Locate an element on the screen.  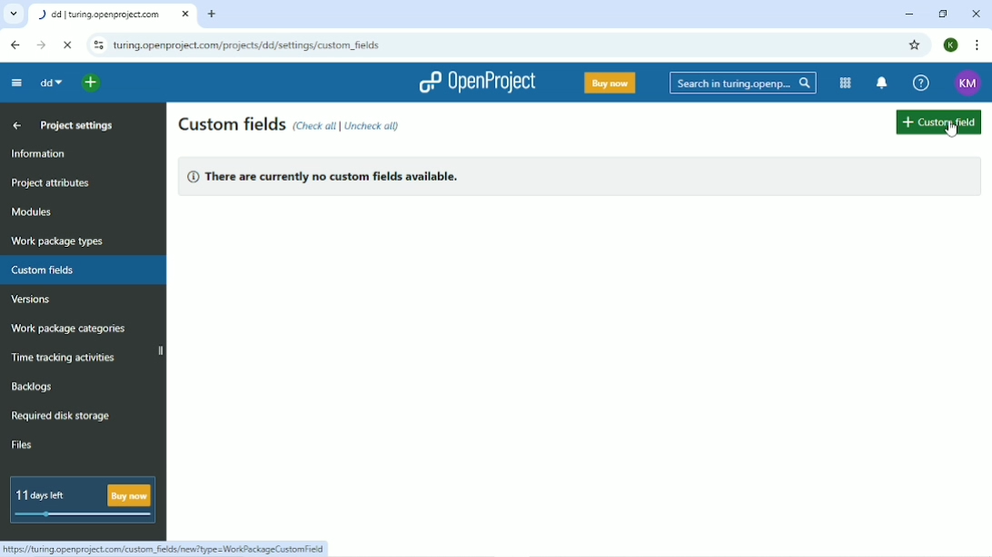
Backlogs is located at coordinates (33, 386).